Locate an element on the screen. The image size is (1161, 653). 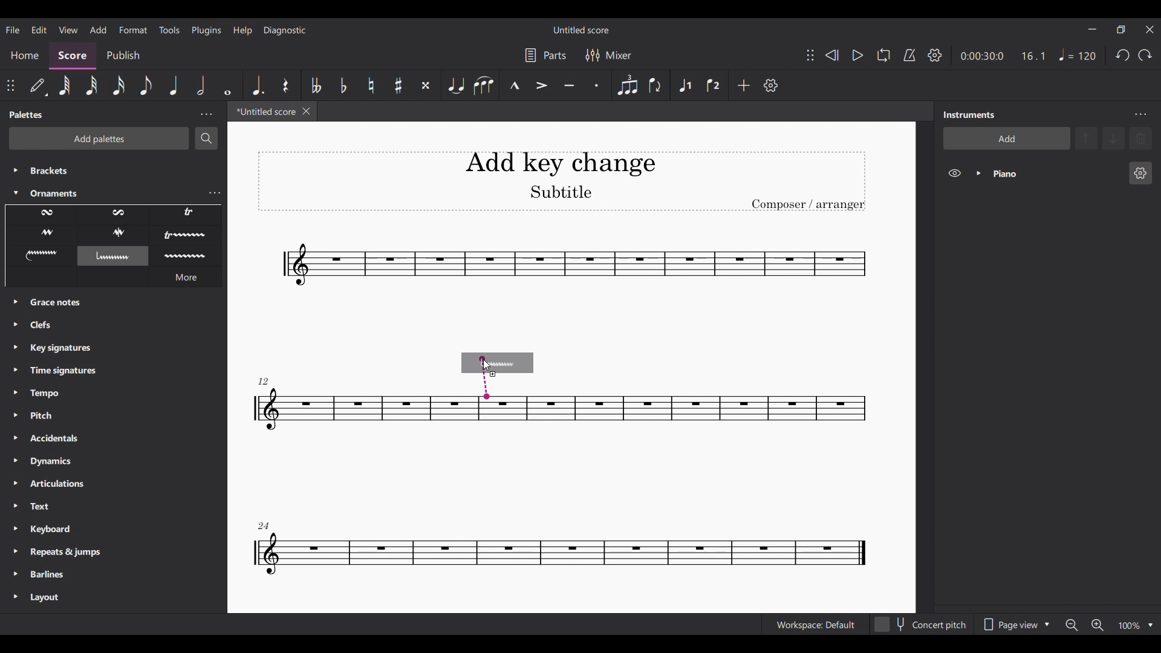
Palette options is located at coordinates (108, 178).